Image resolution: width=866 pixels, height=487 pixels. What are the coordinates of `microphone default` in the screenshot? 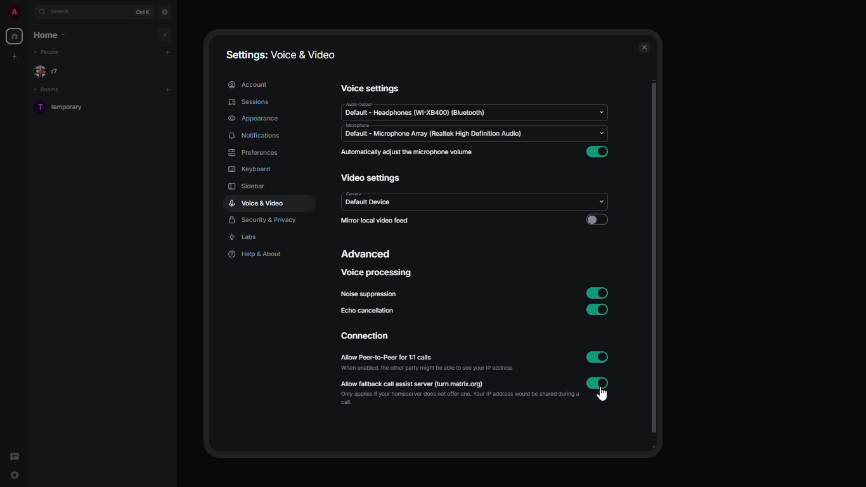 It's located at (432, 131).